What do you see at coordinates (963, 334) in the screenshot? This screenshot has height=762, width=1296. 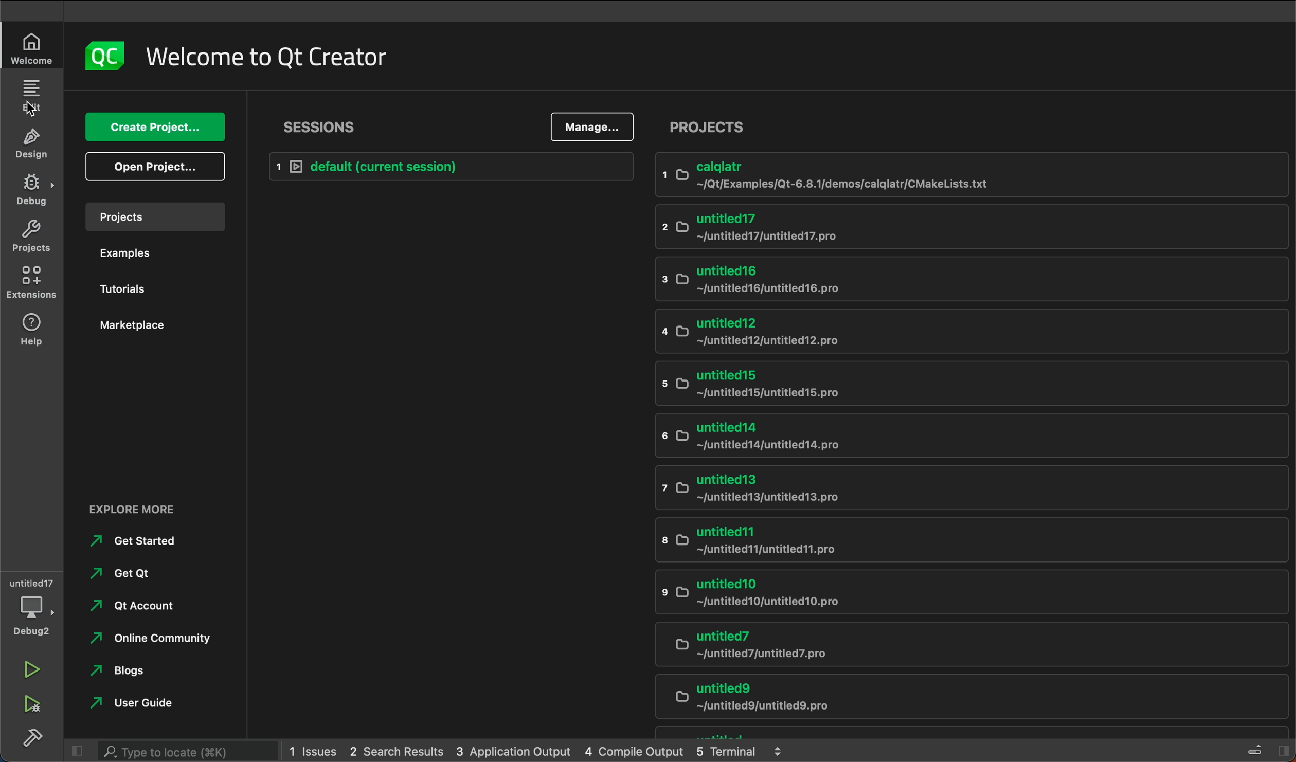 I see `untitled12` at bounding box center [963, 334].